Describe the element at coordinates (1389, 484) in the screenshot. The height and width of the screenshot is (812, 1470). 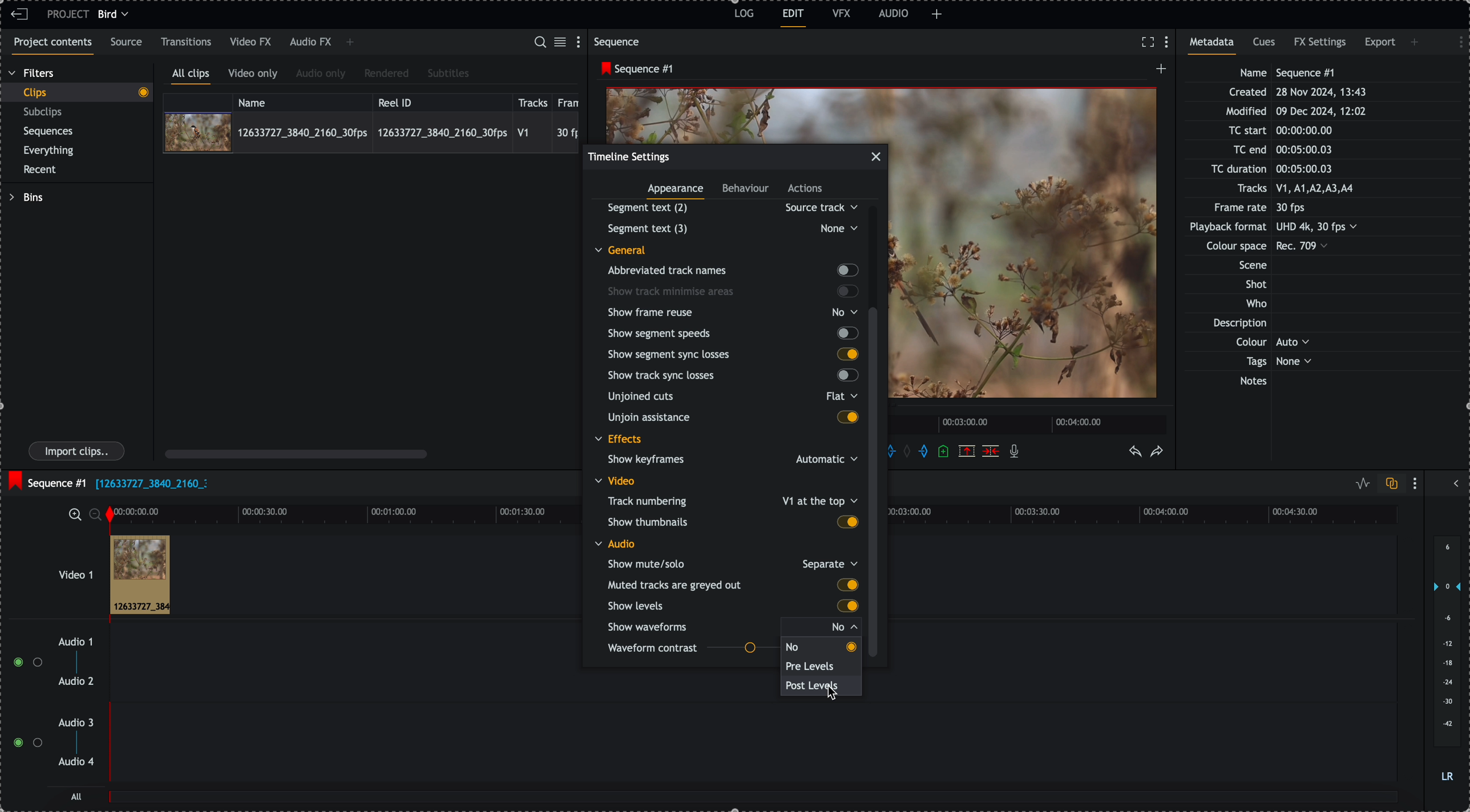
I see `toggle auto track sync` at that location.